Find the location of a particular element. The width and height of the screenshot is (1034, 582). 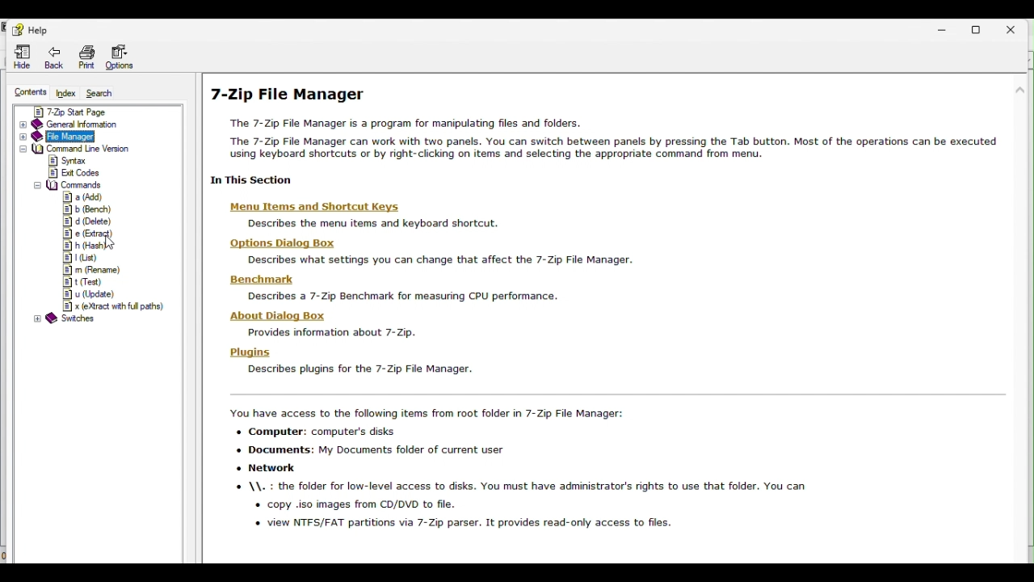

Command line version is located at coordinates (92, 149).